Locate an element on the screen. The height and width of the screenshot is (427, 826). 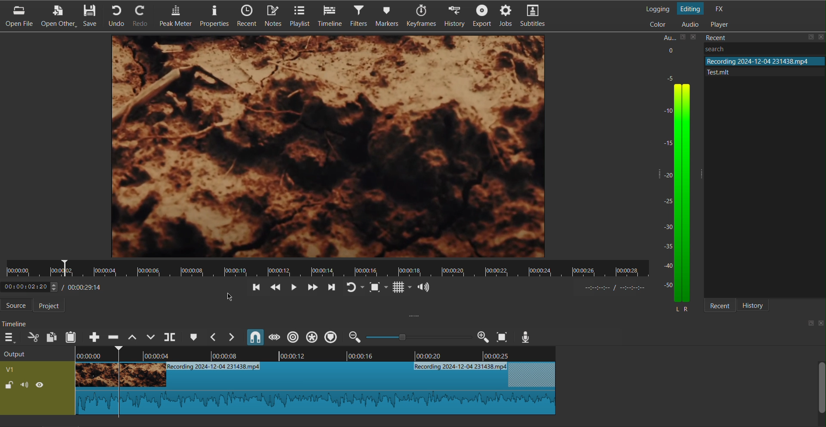
zoom out is located at coordinates (355, 337).